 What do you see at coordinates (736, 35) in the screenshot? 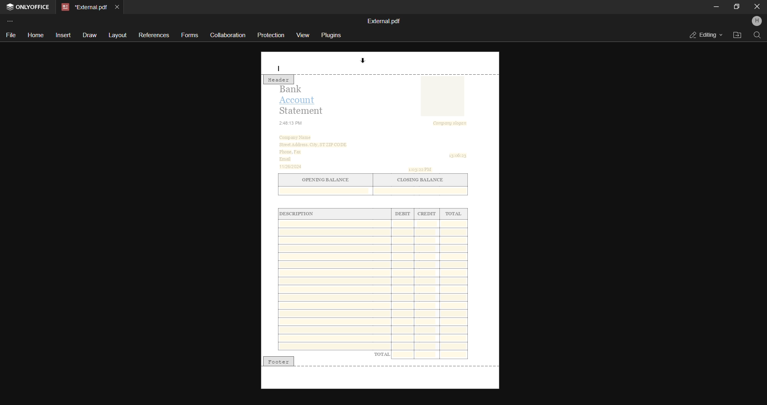
I see `open file location` at bounding box center [736, 35].